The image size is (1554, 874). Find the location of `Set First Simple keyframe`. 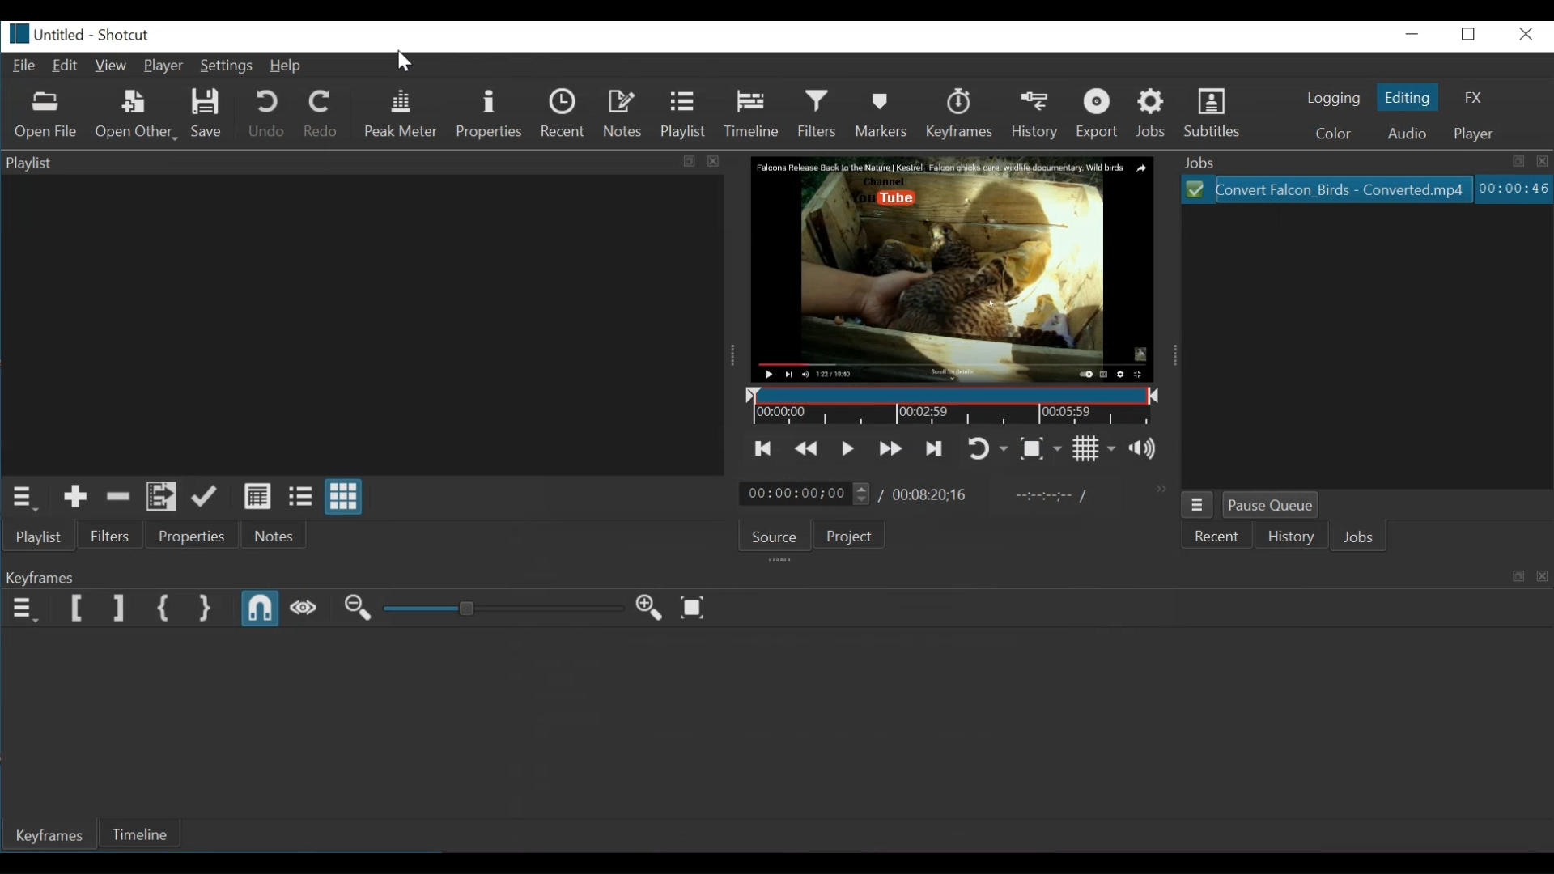

Set First Simple keyframe is located at coordinates (166, 609).